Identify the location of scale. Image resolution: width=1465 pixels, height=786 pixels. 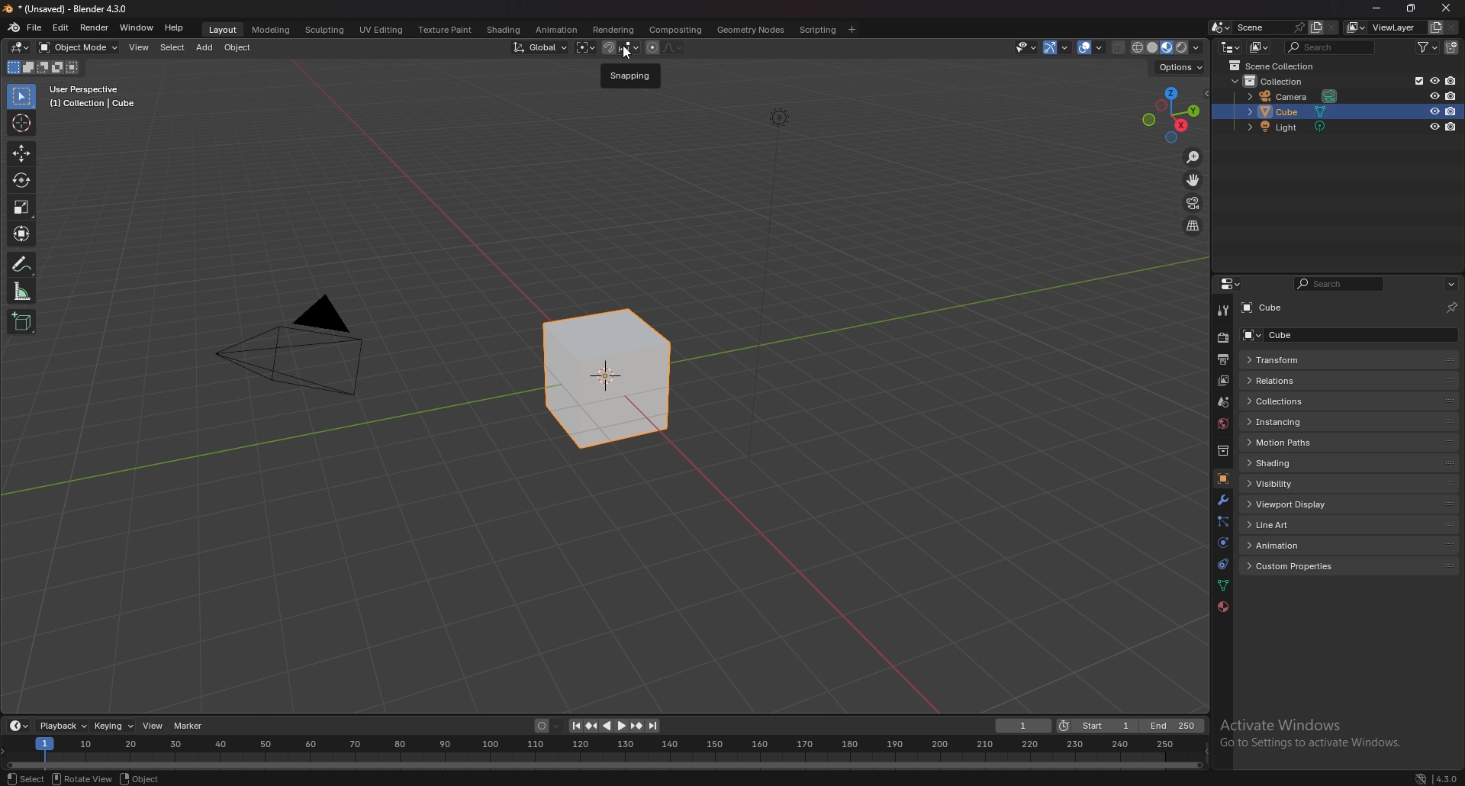
(22, 207).